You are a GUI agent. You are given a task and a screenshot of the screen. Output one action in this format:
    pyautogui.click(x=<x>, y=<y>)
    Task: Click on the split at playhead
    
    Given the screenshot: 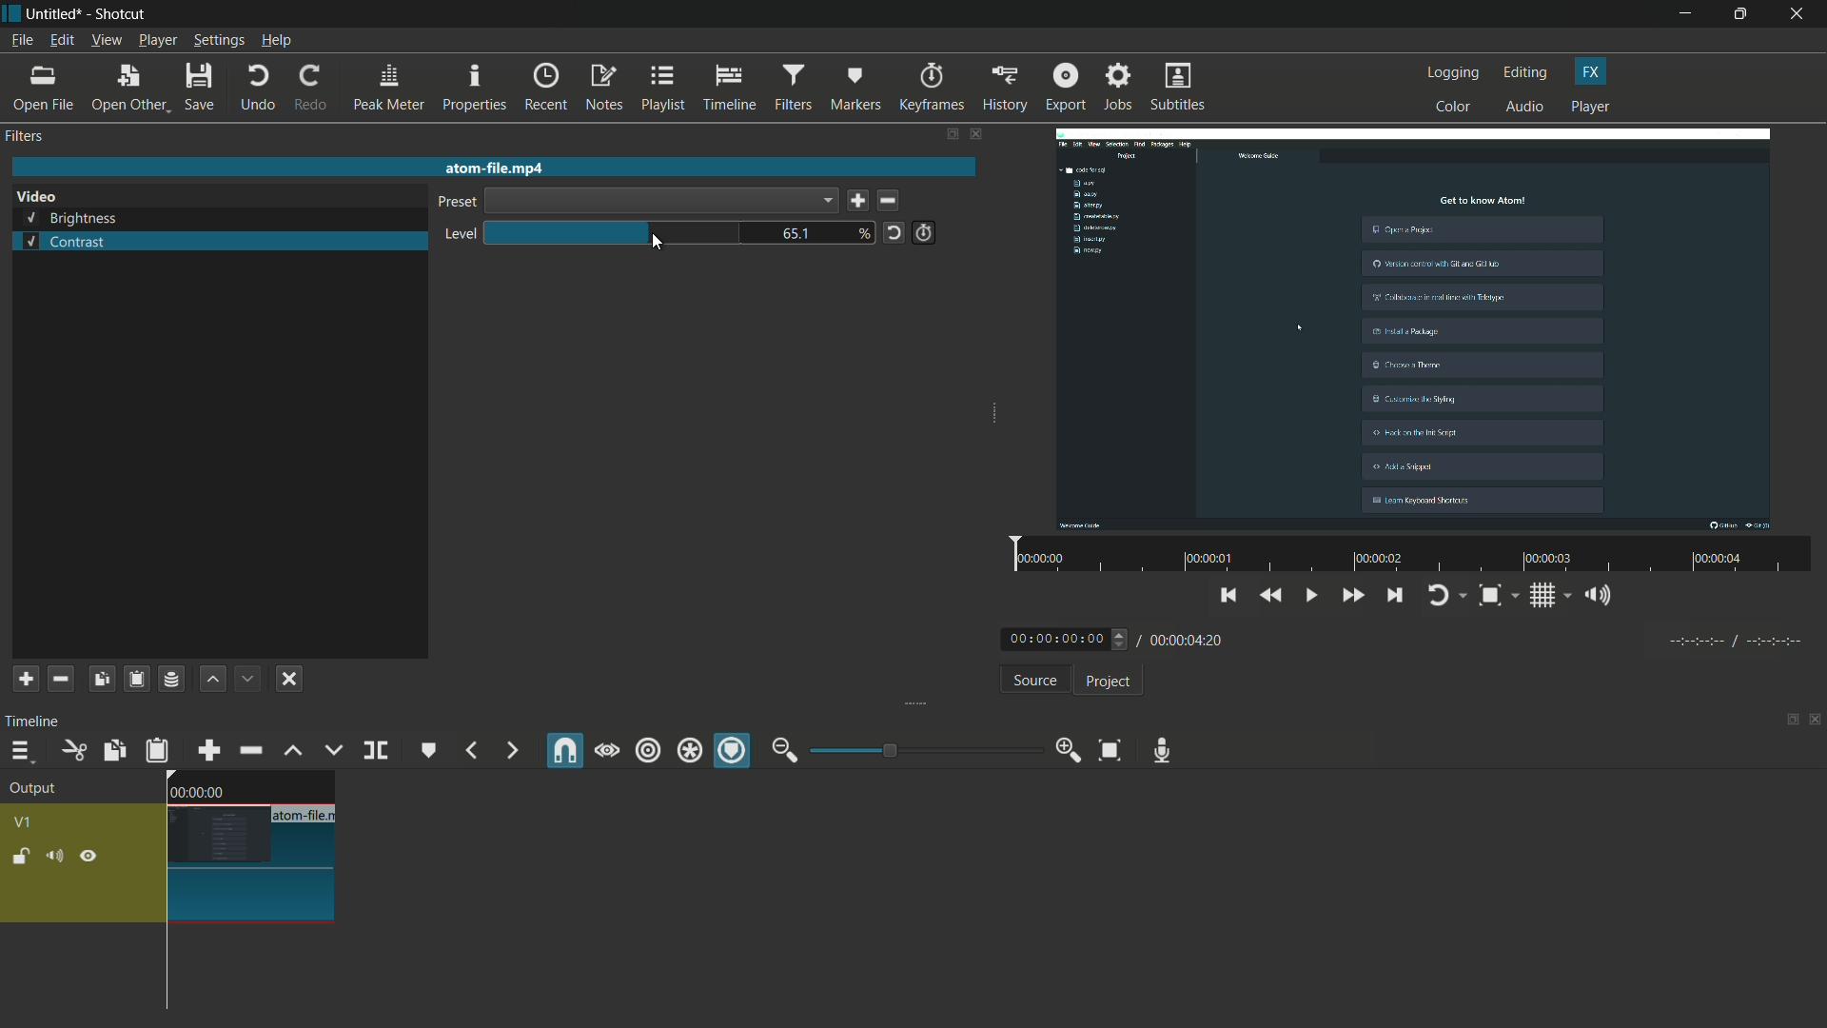 What is the action you would take?
    pyautogui.click(x=378, y=752)
    